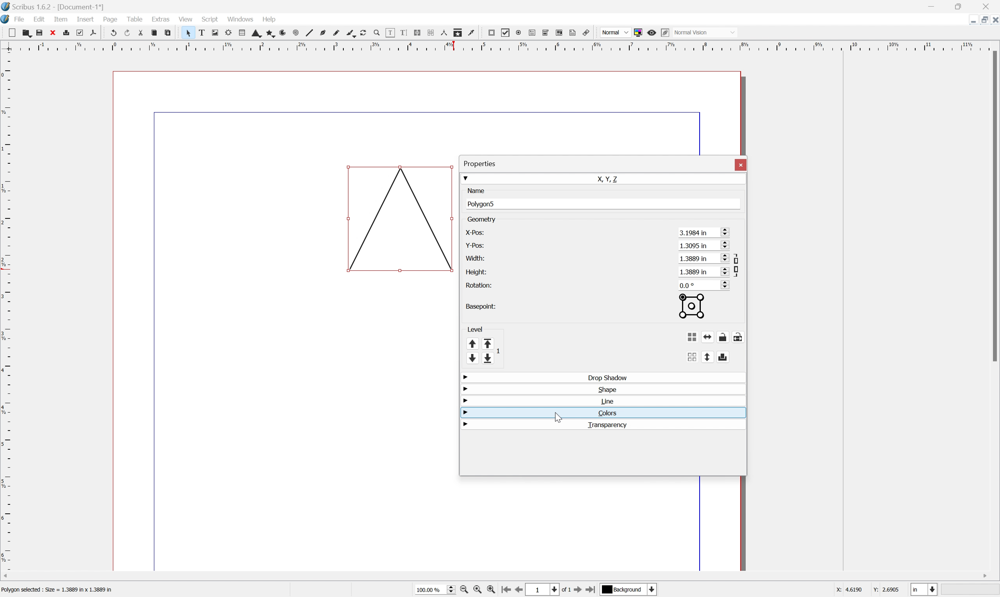 This screenshot has height=597, width=1000. I want to click on Unlink Text frames, so click(429, 33).